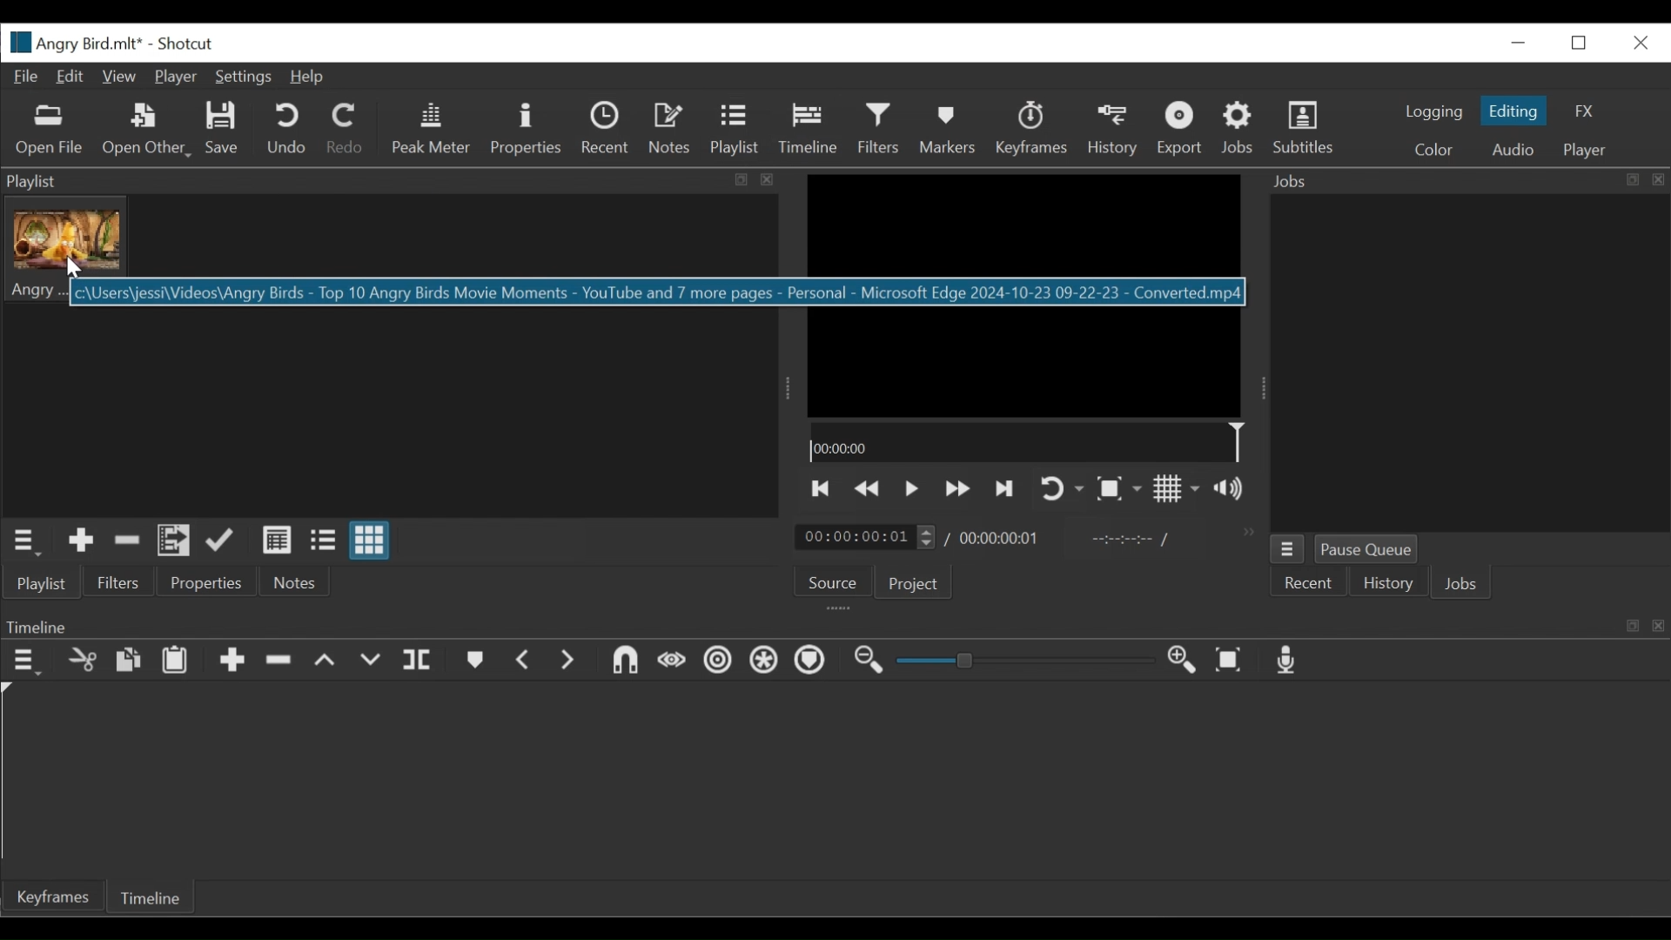 The image size is (1671, 940). I want to click on Snap, so click(624, 661).